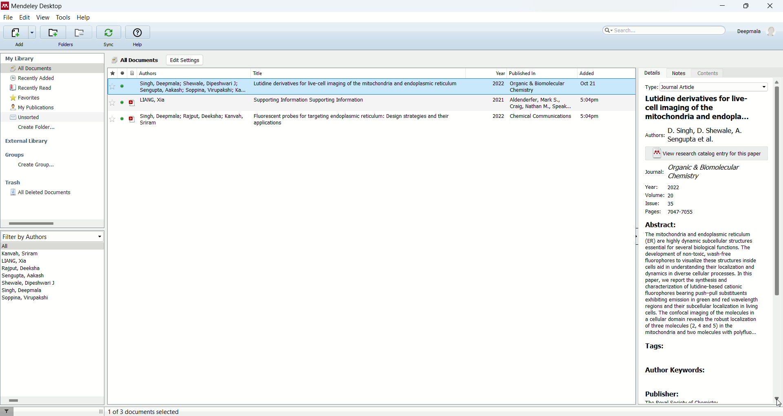  What do you see at coordinates (109, 33) in the screenshot?
I see `synchronize the library with mendeley web` at bounding box center [109, 33].